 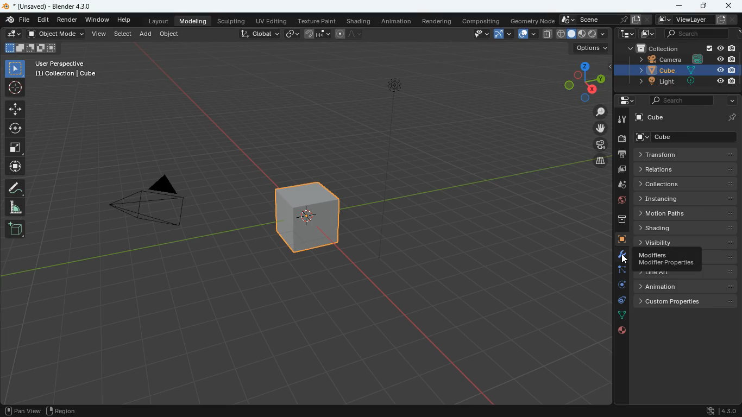 What do you see at coordinates (57, 35) in the screenshot?
I see `object mode` at bounding box center [57, 35].